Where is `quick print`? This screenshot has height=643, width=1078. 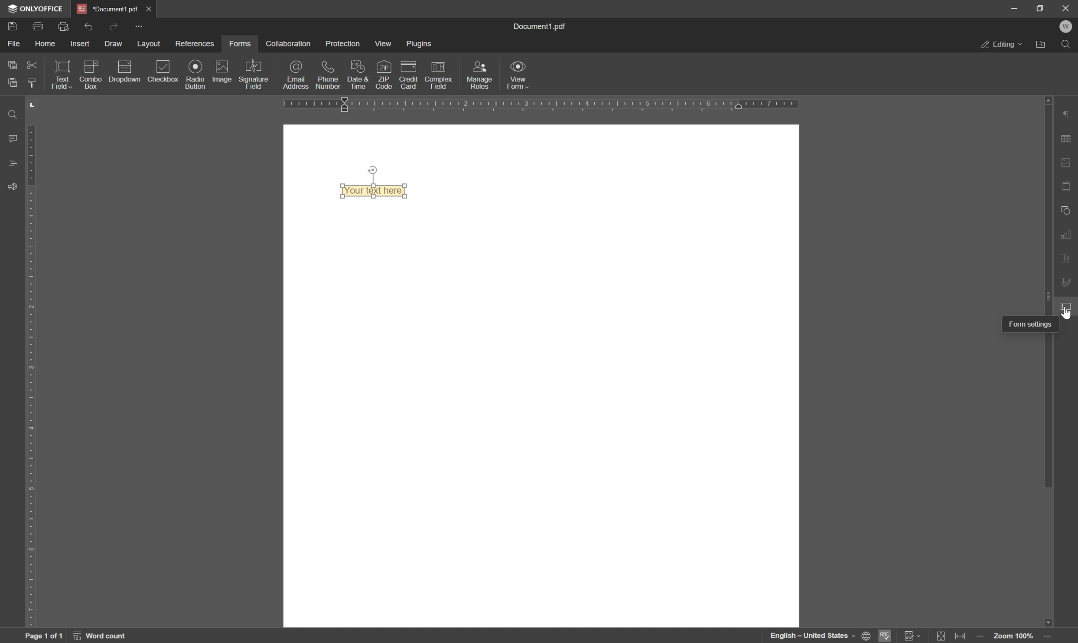
quick print is located at coordinates (63, 26).